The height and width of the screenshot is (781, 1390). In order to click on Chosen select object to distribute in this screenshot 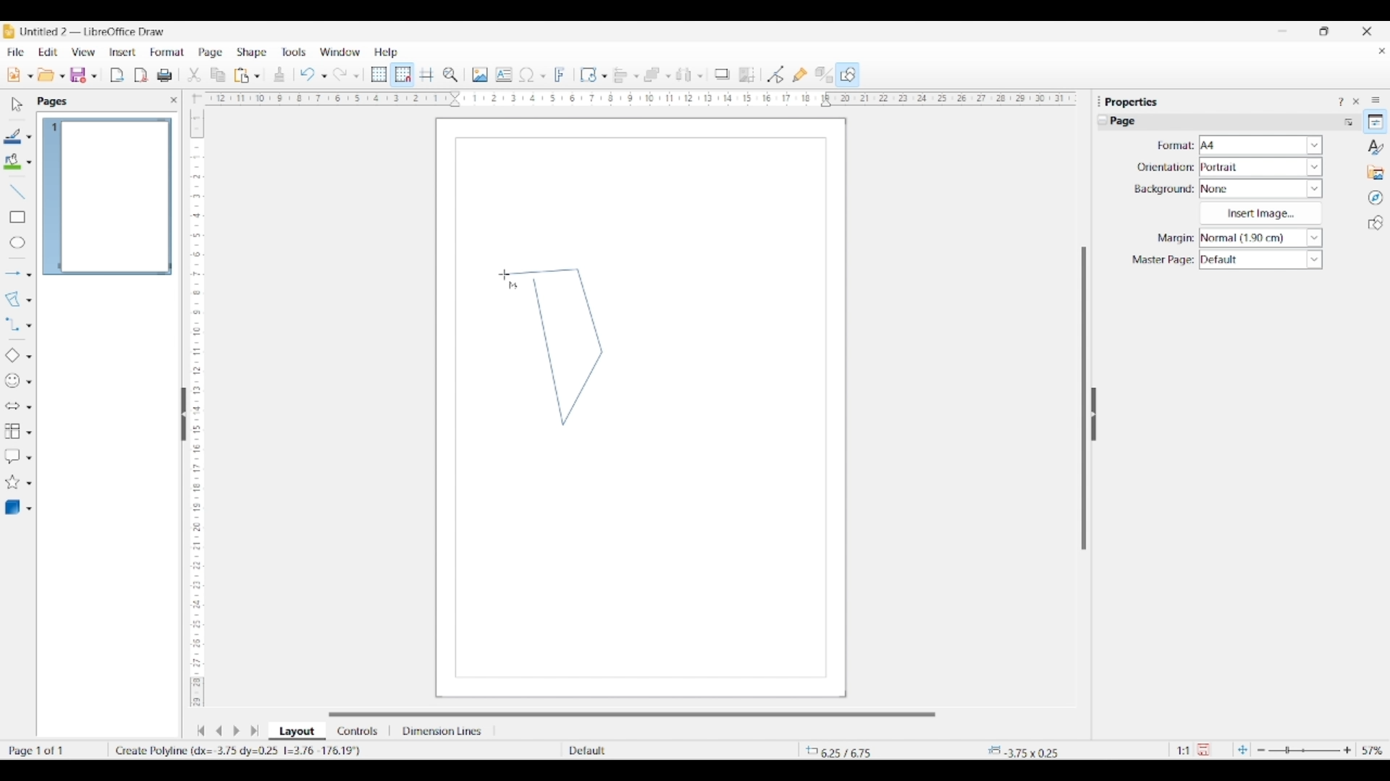, I will do `click(684, 74)`.